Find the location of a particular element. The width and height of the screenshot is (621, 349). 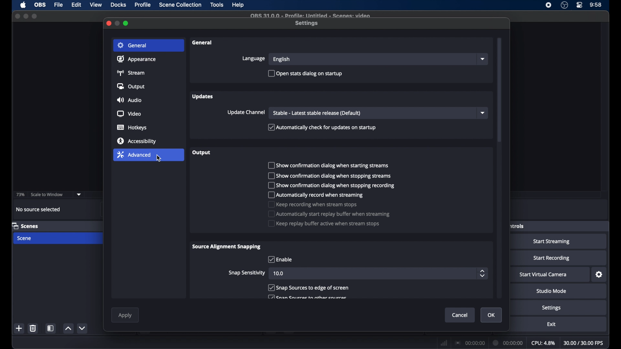

scene collection is located at coordinates (180, 5).